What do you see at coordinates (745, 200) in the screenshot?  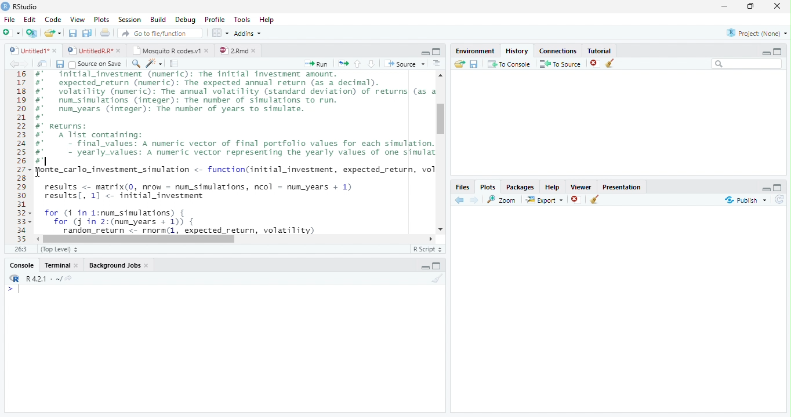 I see `publish` at bounding box center [745, 200].